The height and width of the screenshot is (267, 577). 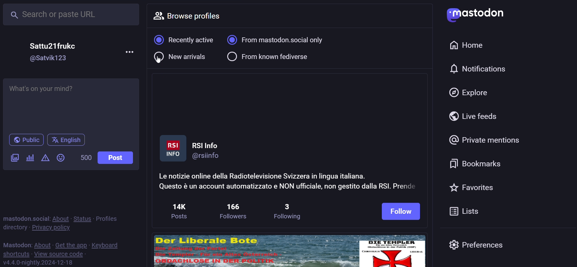 What do you see at coordinates (468, 213) in the screenshot?
I see `lists` at bounding box center [468, 213].